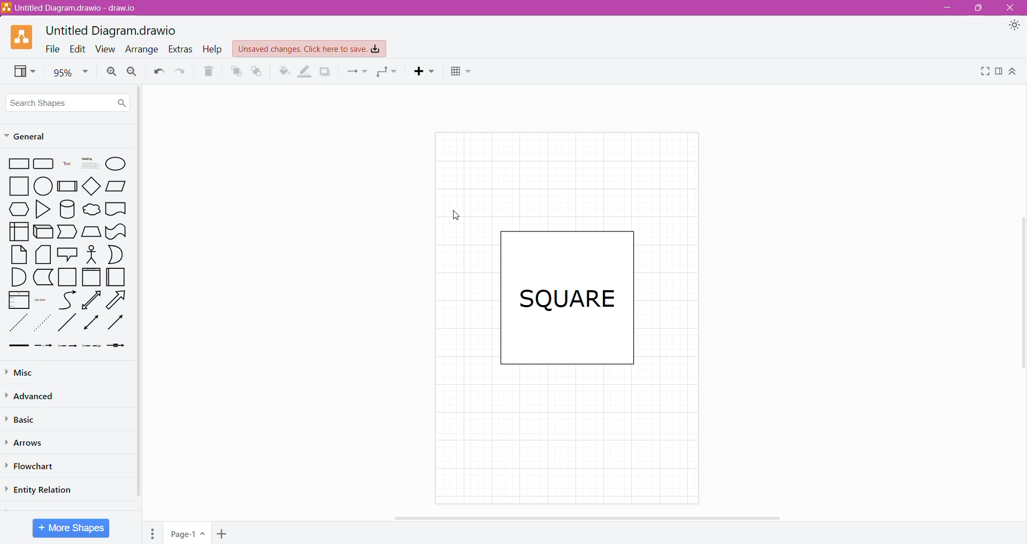 The image size is (1027, 544). Describe the element at coordinates (42, 278) in the screenshot. I see `L-Shaped Rectangle ` at that location.